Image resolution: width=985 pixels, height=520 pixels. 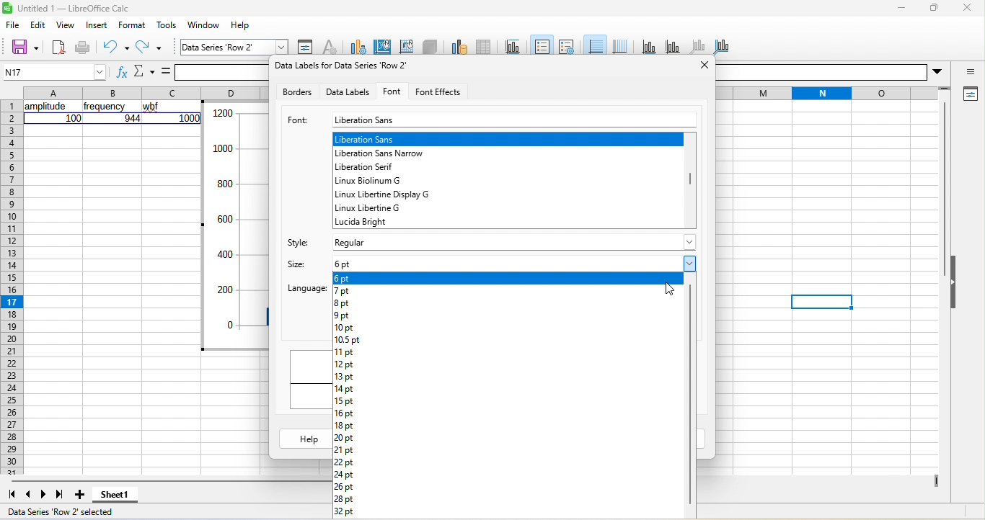 What do you see at coordinates (296, 91) in the screenshot?
I see `borders` at bounding box center [296, 91].